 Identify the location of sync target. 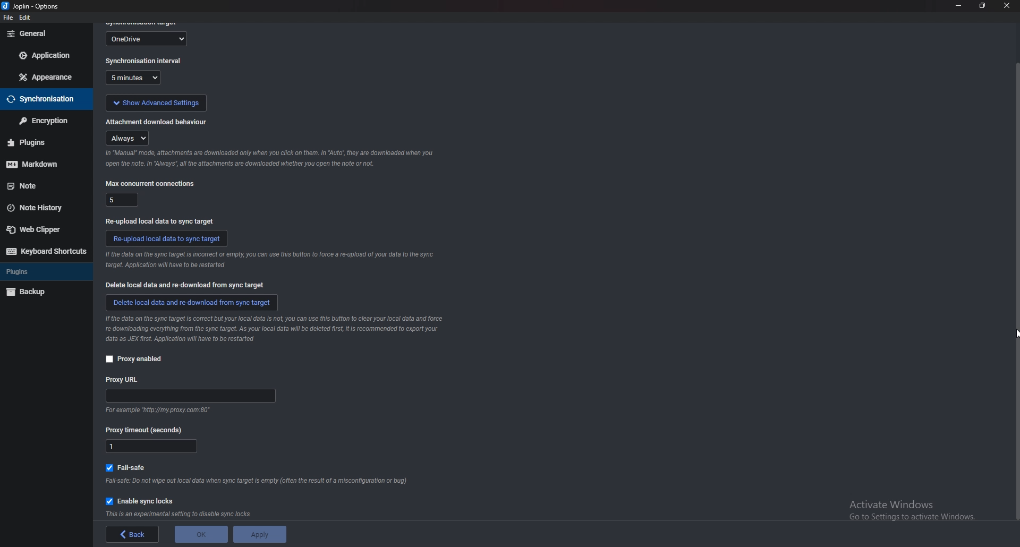
(148, 38).